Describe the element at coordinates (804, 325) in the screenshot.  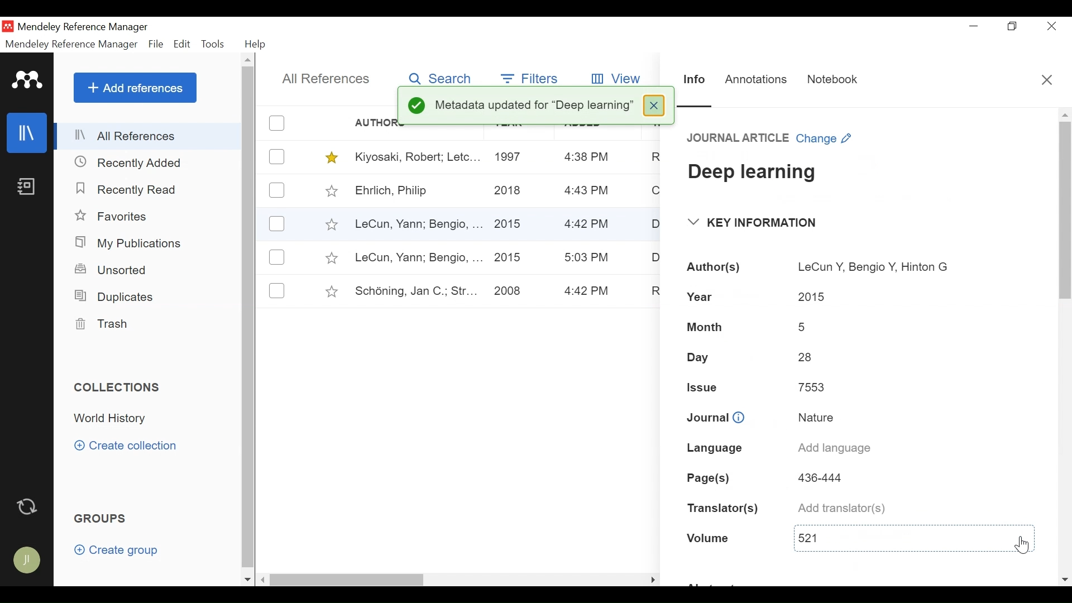
I see `5` at that location.